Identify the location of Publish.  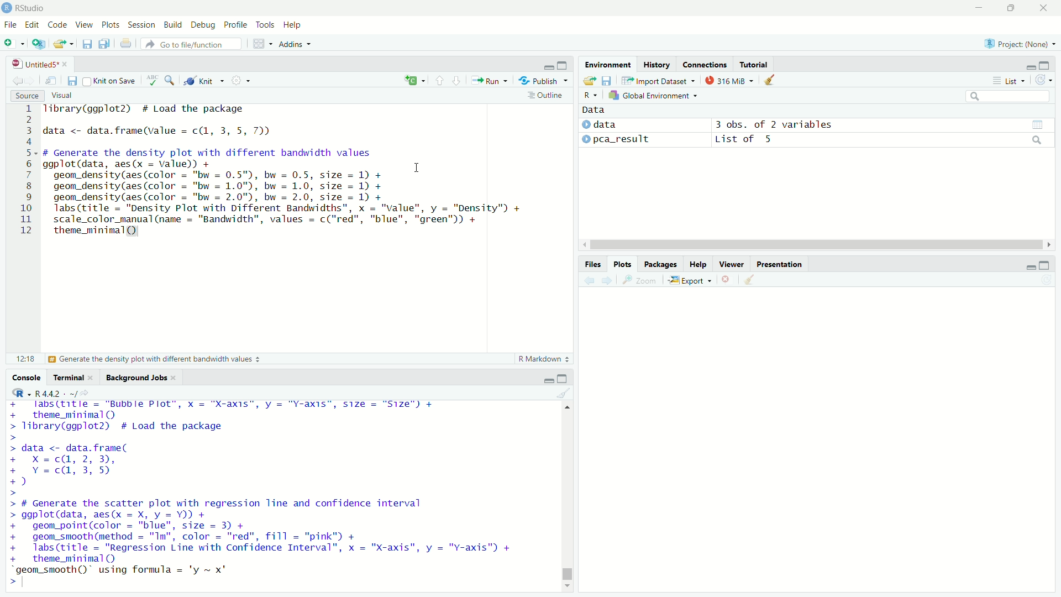
(543, 80).